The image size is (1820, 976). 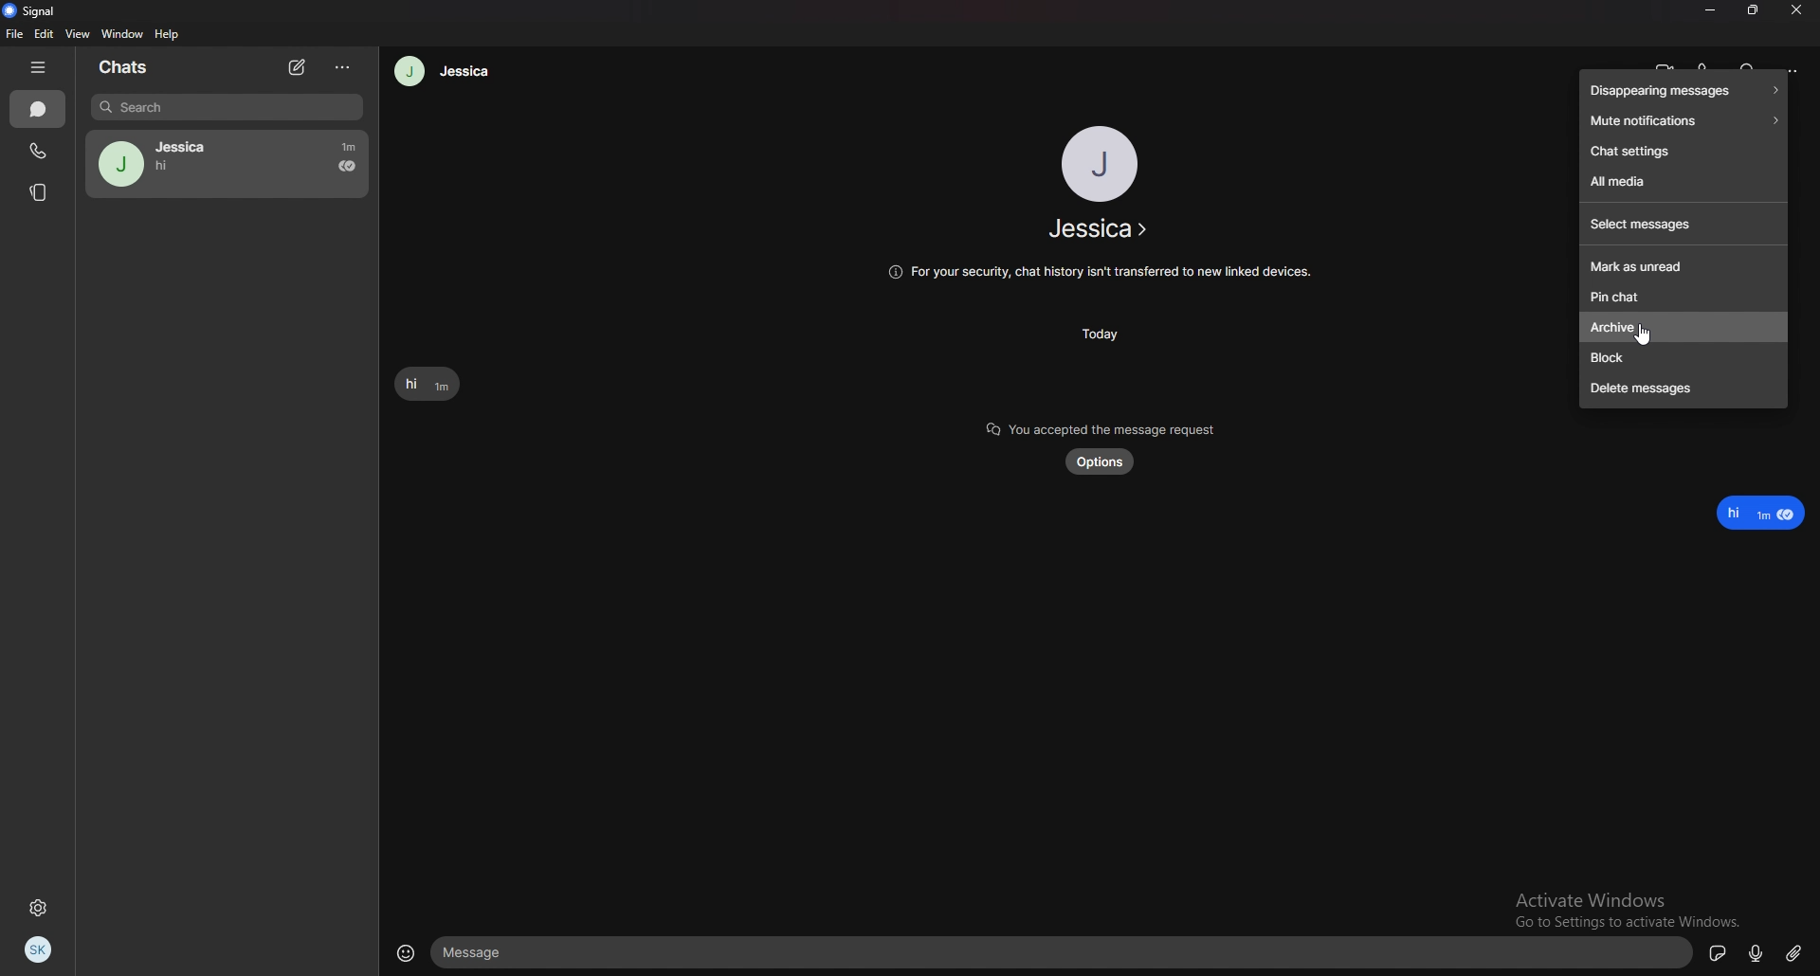 I want to click on today, so click(x=1101, y=334).